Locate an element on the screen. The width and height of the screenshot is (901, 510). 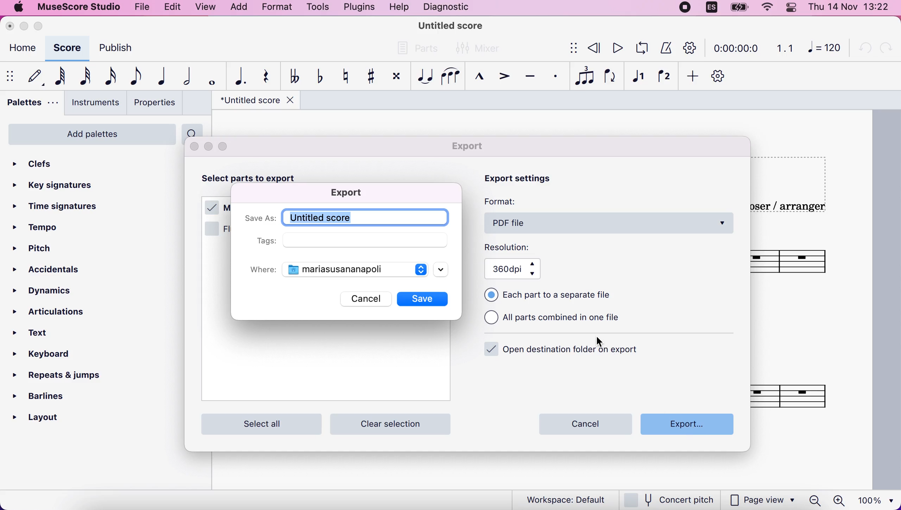
export settings is located at coordinates (526, 181).